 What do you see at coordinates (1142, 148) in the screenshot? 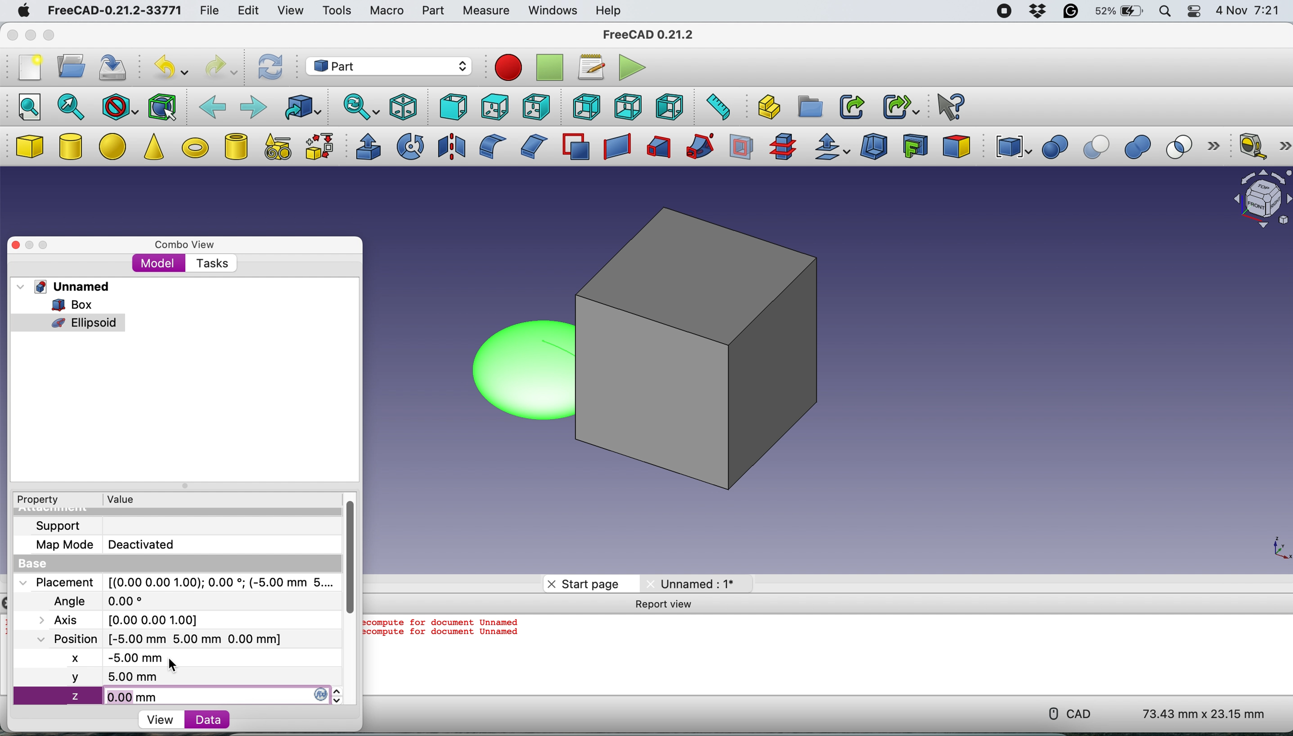
I see `union` at bounding box center [1142, 148].